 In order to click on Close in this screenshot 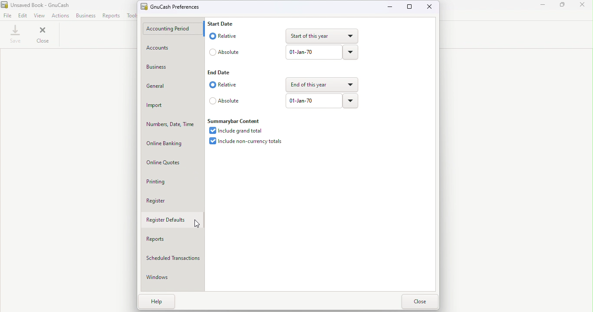, I will do `click(41, 36)`.